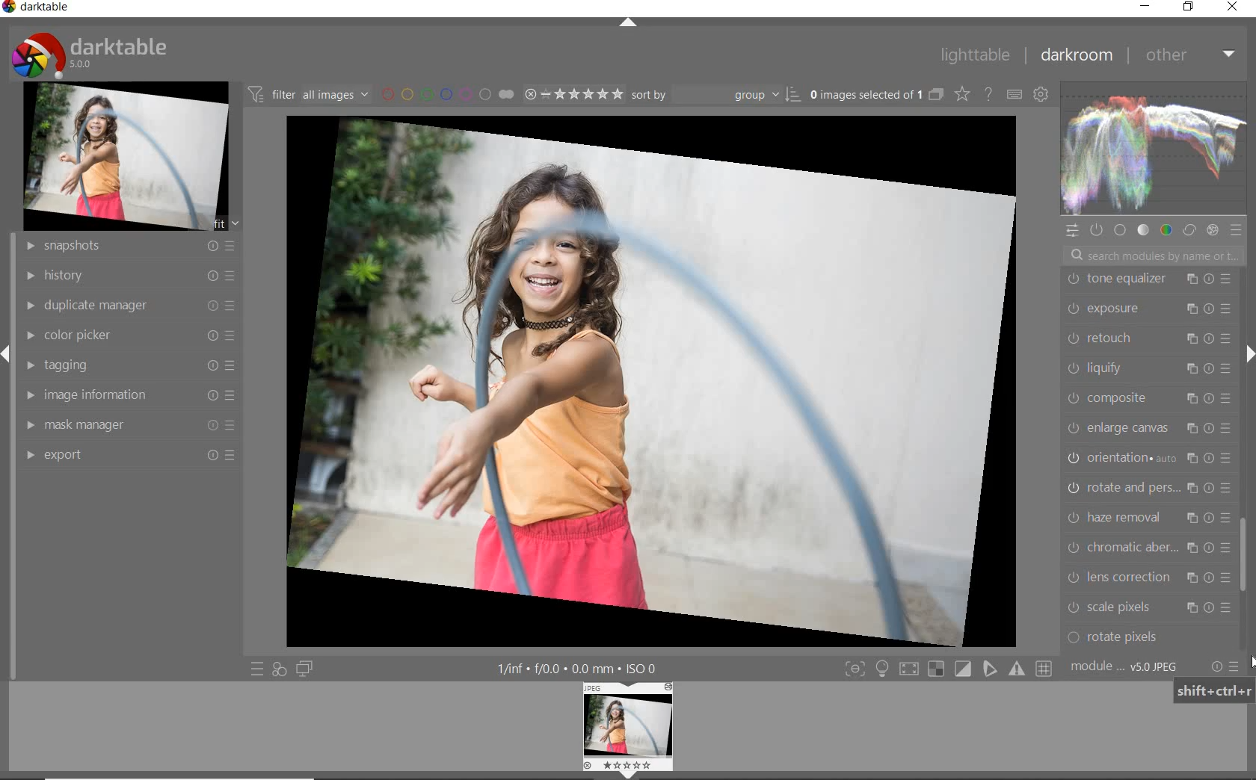 This screenshot has height=780, width=1256. I want to click on filter images, so click(308, 93).